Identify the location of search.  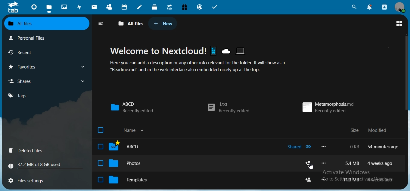
(353, 7).